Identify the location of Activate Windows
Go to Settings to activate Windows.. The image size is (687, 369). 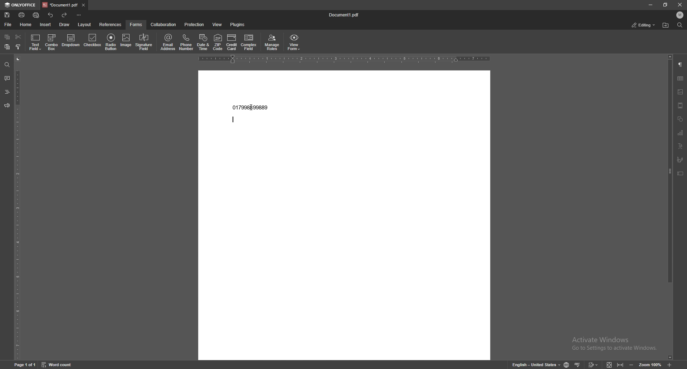
(616, 344).